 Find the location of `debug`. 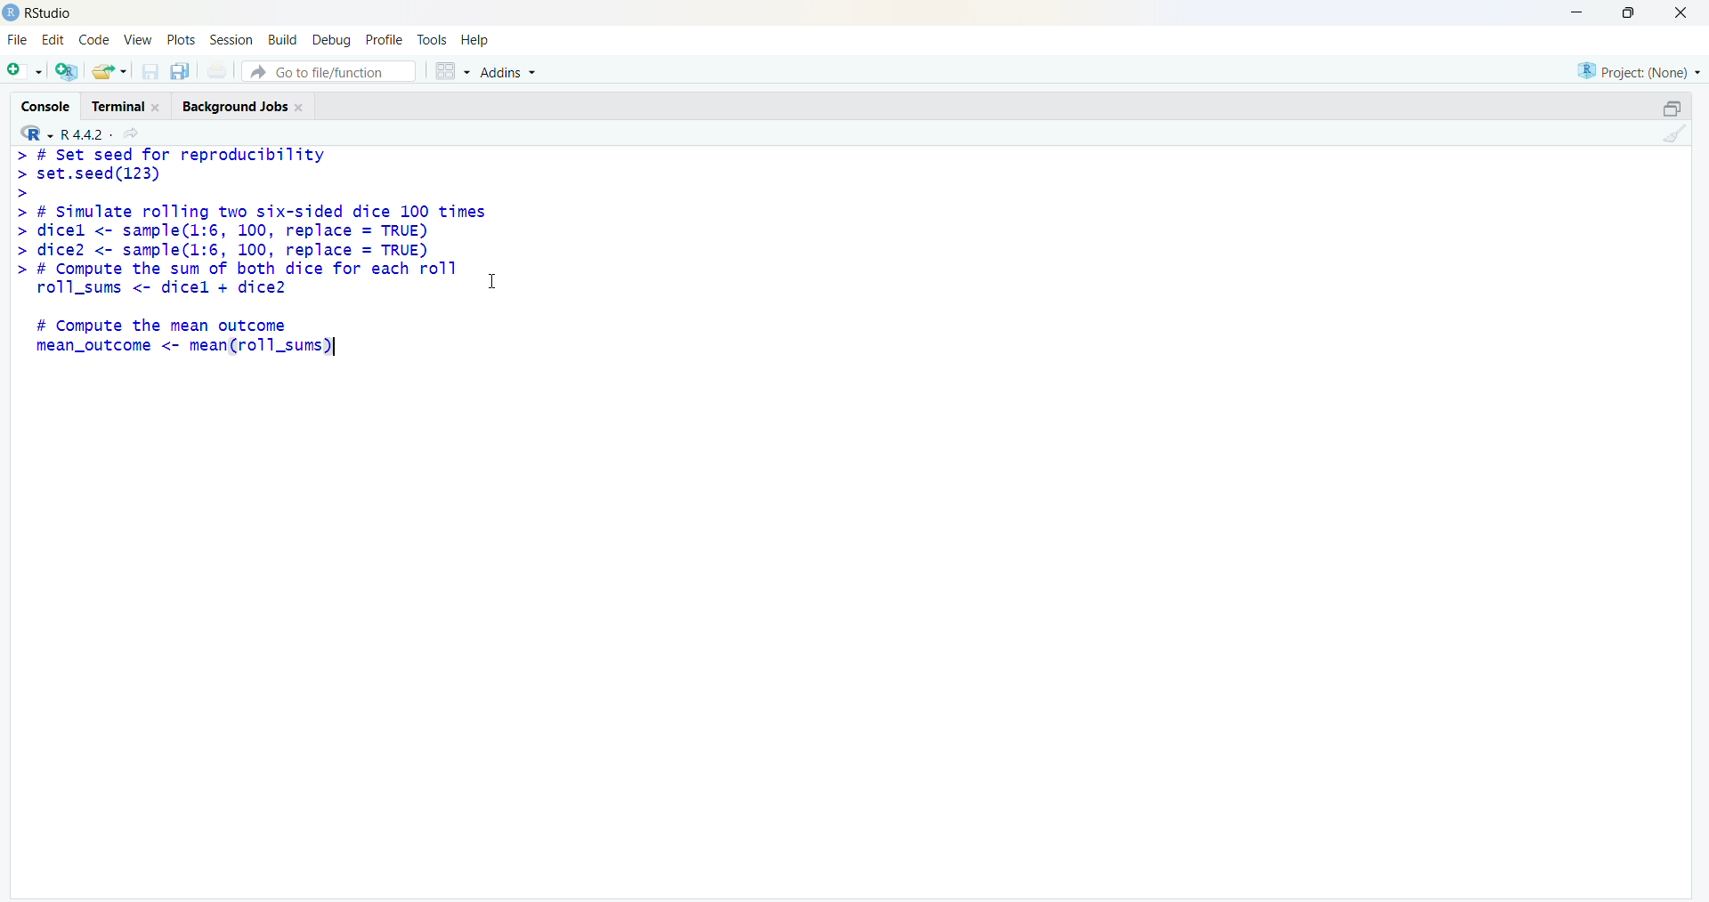

debug is located at coordinates (330, 41).